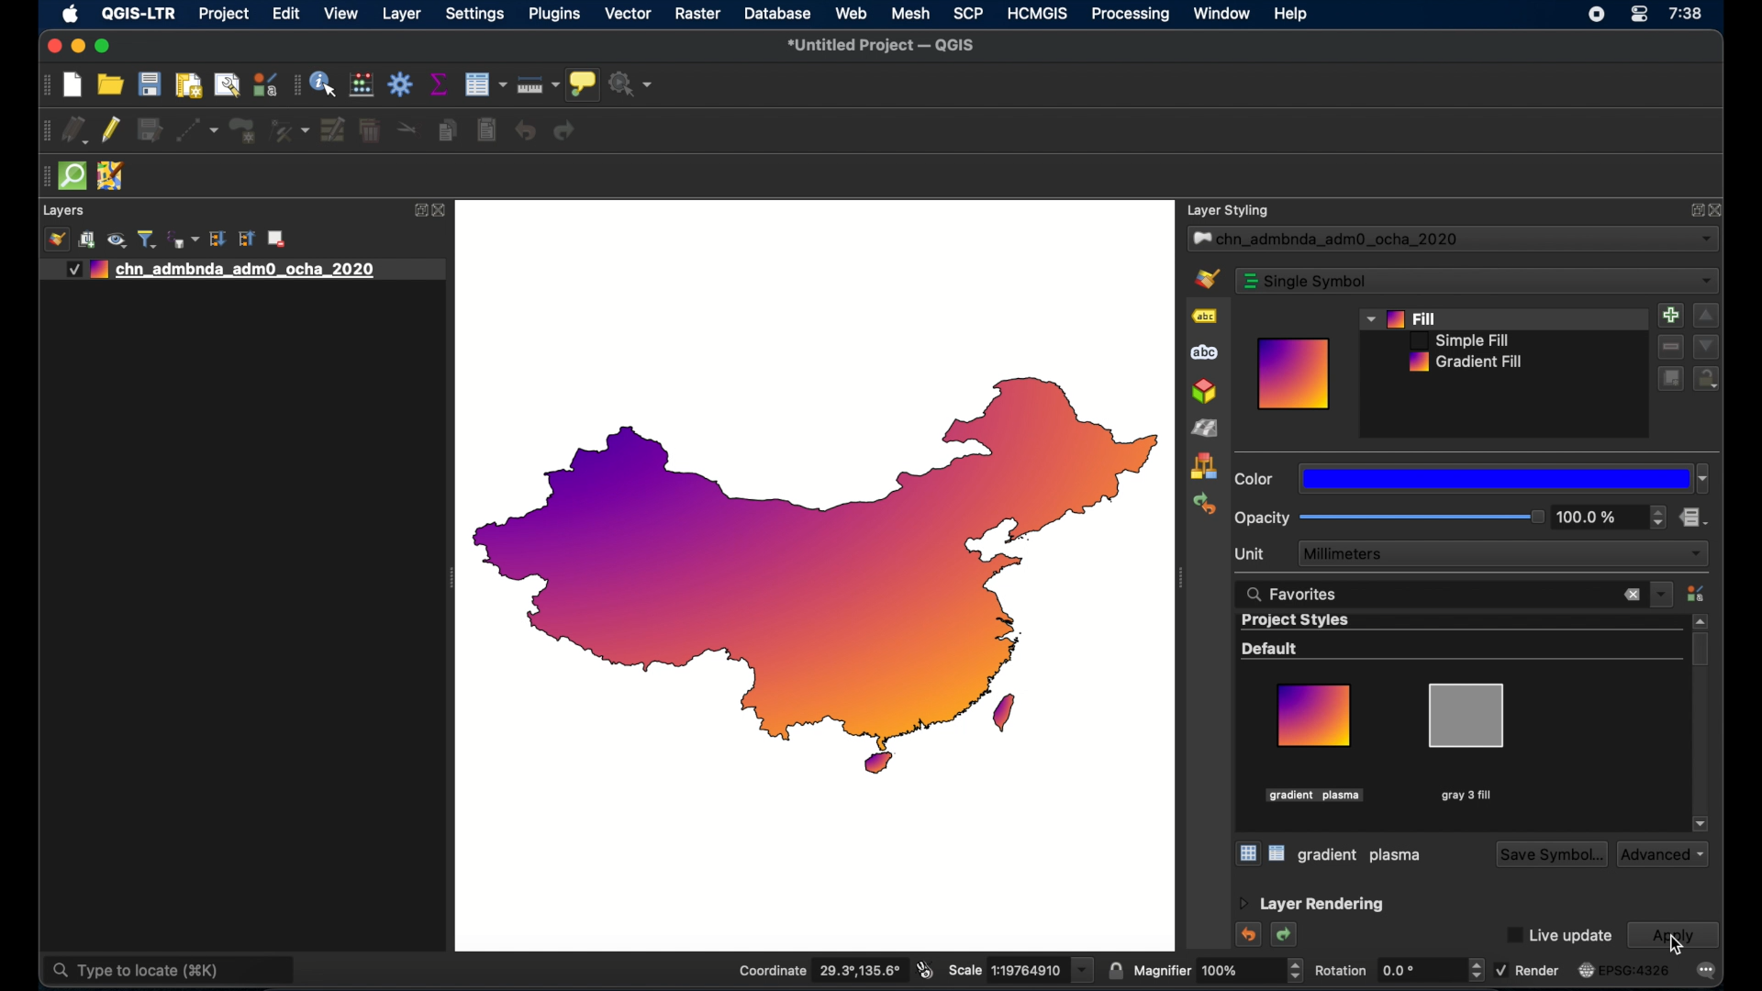 The image size is (1762, 991). Describe the element at coordinates (333, 130) in the screenshot. I see `modify attributes` at that location.